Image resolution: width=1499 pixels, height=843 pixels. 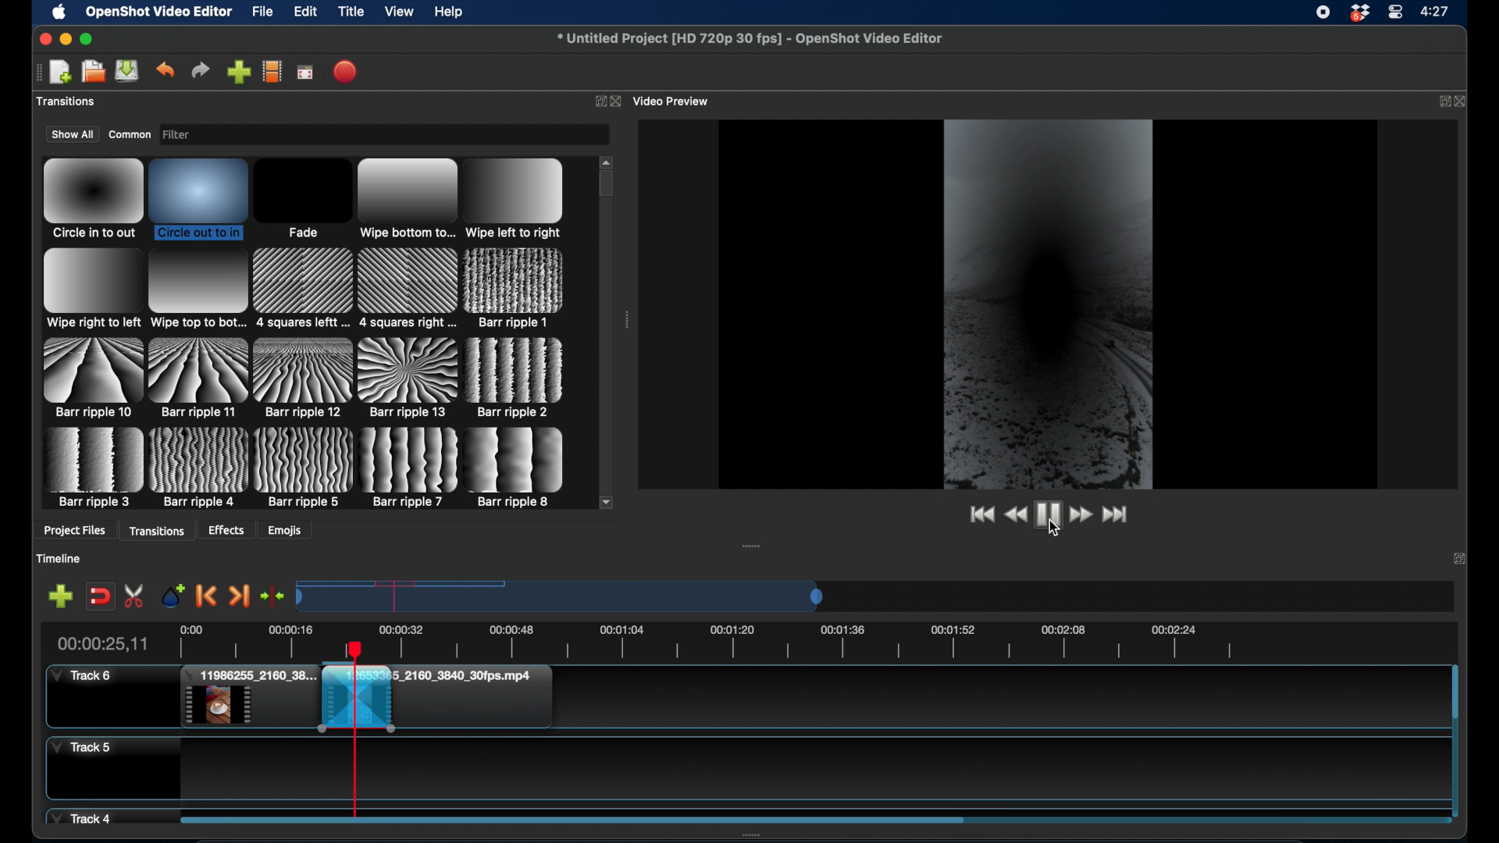 What do you see at coordinates (91, 72) in the screenshot?
I see `open project` at bounding box center [91, 72].